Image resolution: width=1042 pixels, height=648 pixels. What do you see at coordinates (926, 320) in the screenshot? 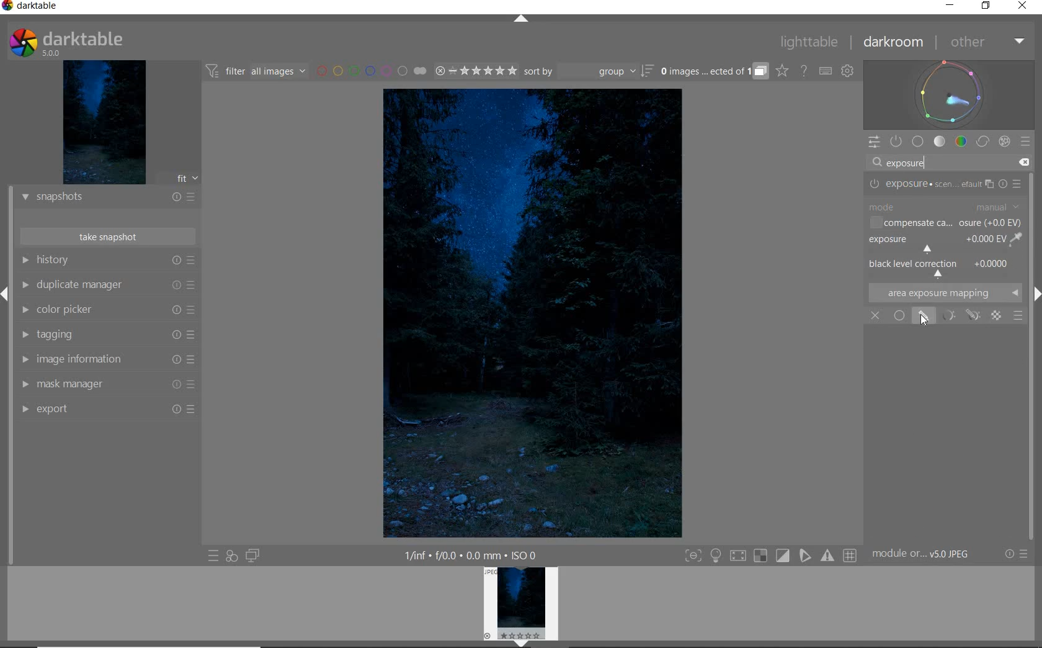
I see `cursor` at bounding box center [926, 320].